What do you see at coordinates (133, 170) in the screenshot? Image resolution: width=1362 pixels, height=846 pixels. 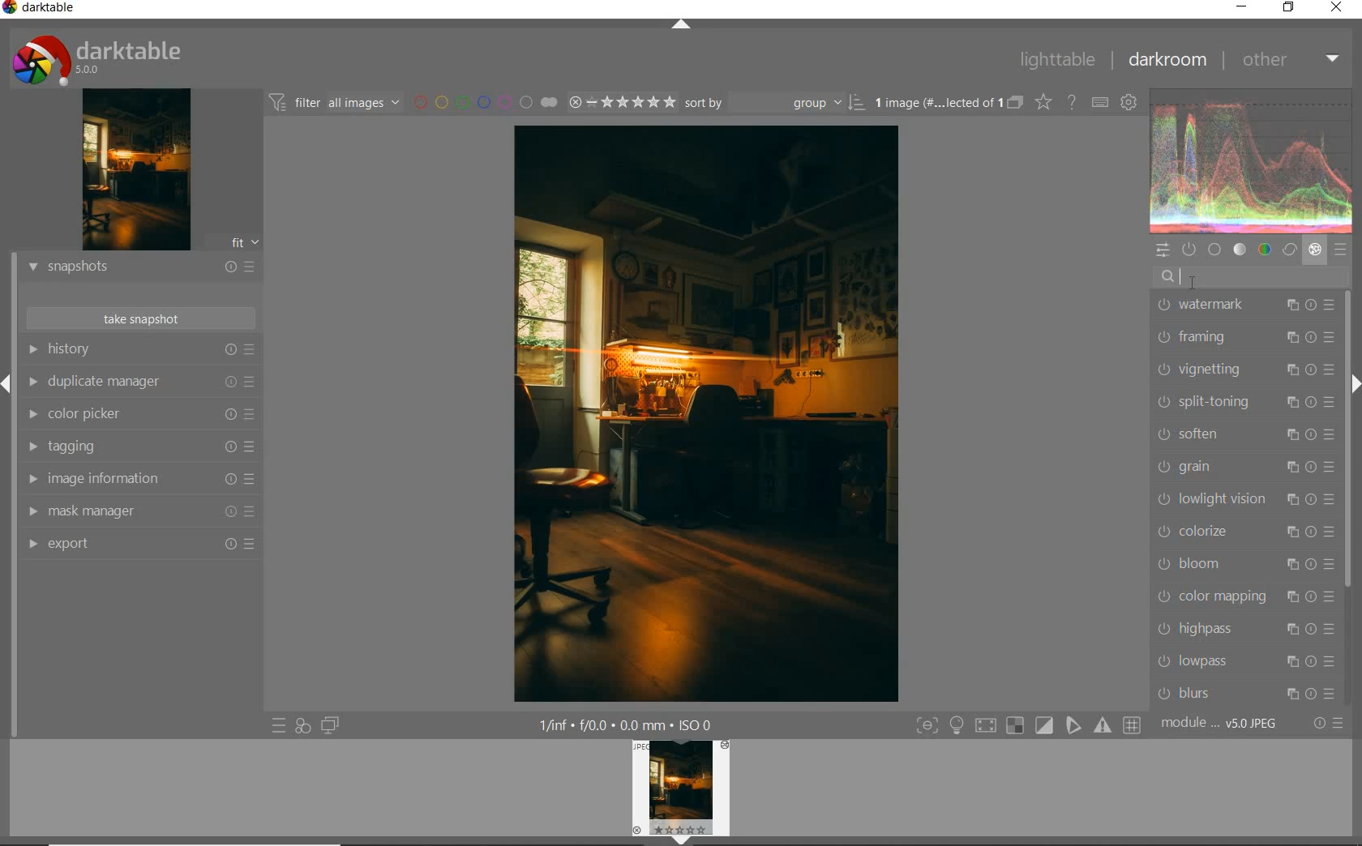 I see `image preview` at bounding box center [133, 170].